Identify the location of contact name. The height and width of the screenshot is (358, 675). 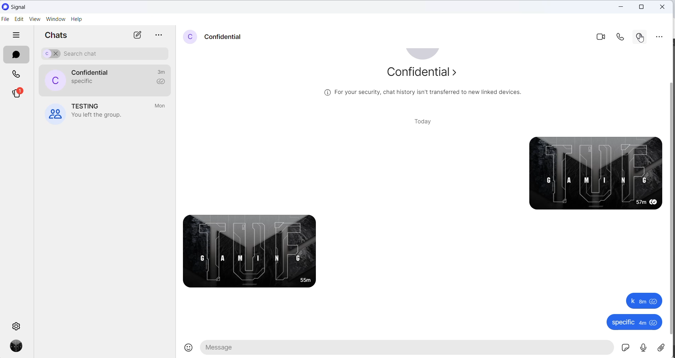
(224, 37).